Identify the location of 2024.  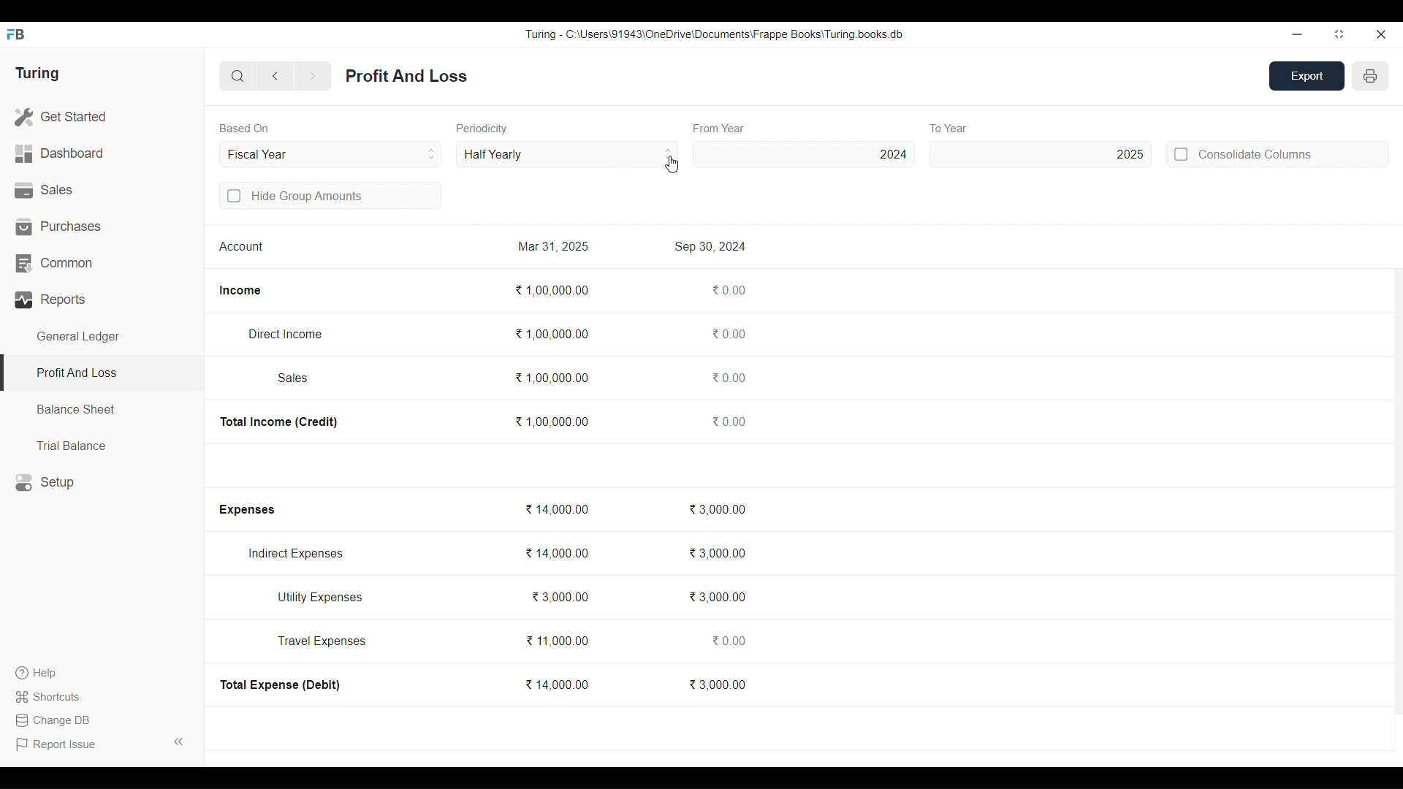
(804, 154).